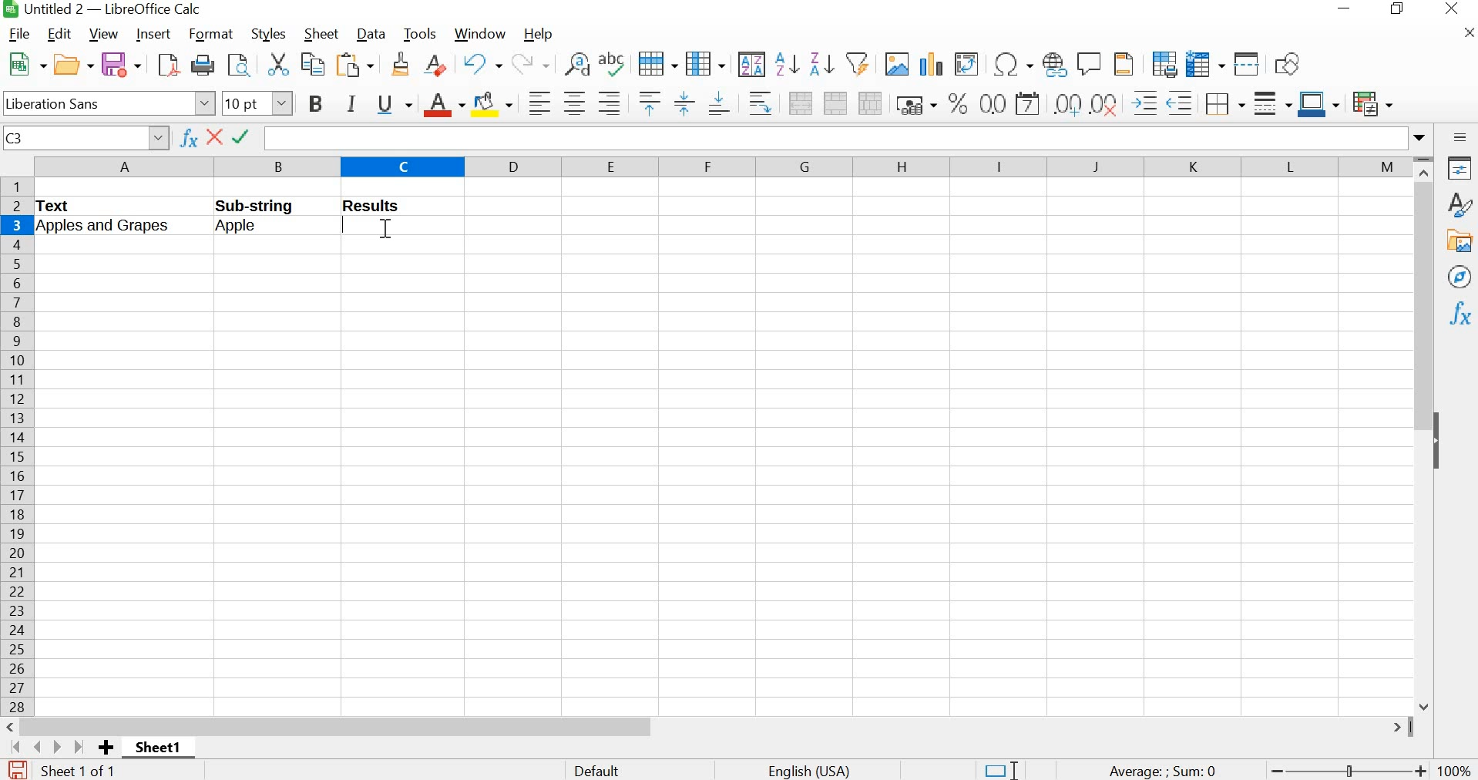 The width and height of the screenshot is (1478, 780). I want to click on font size, so click(257, 103).